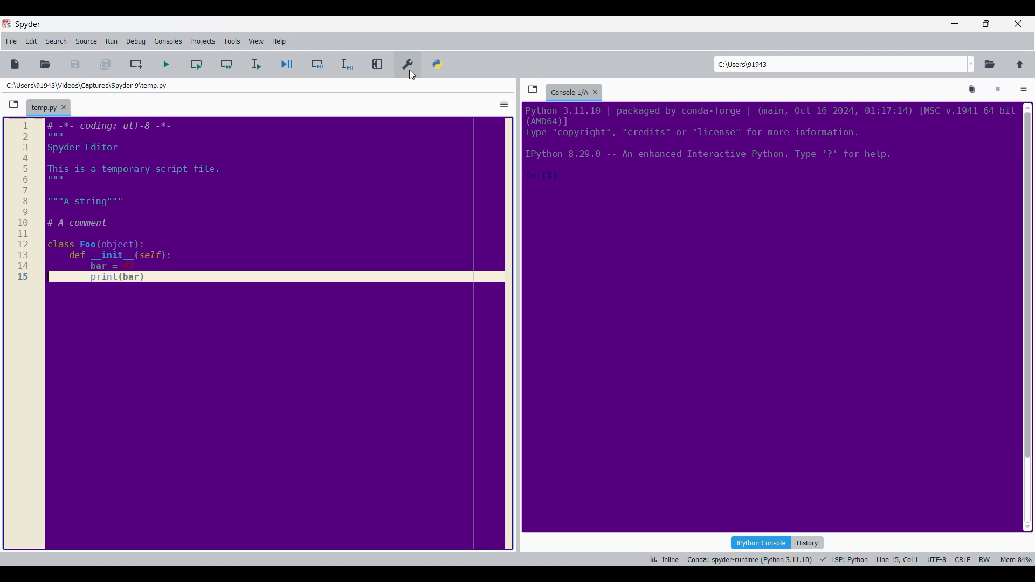 The width and height of the screenshot is (1035, 582). What do you see at coordinates (984, 559) in the screenshot?
I see `RW` at bounding box center [984, 559].